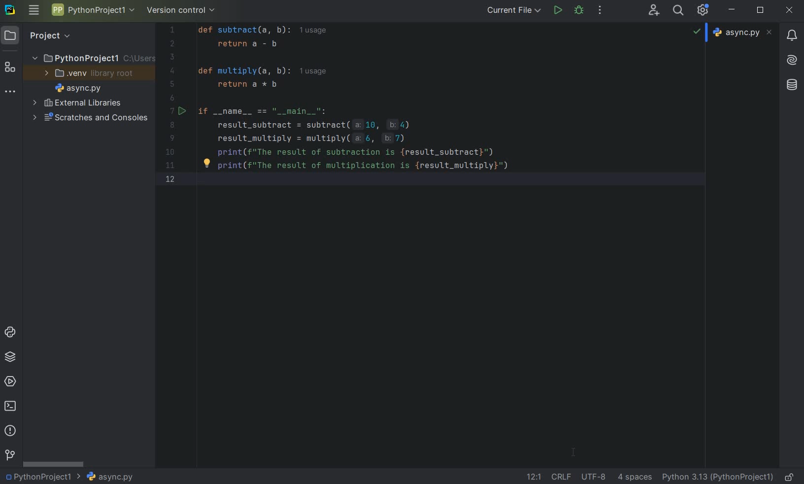  What do you see at coordinates (10, 69) in the screenshot?
I see `structure` at bounding box center [10, 69].